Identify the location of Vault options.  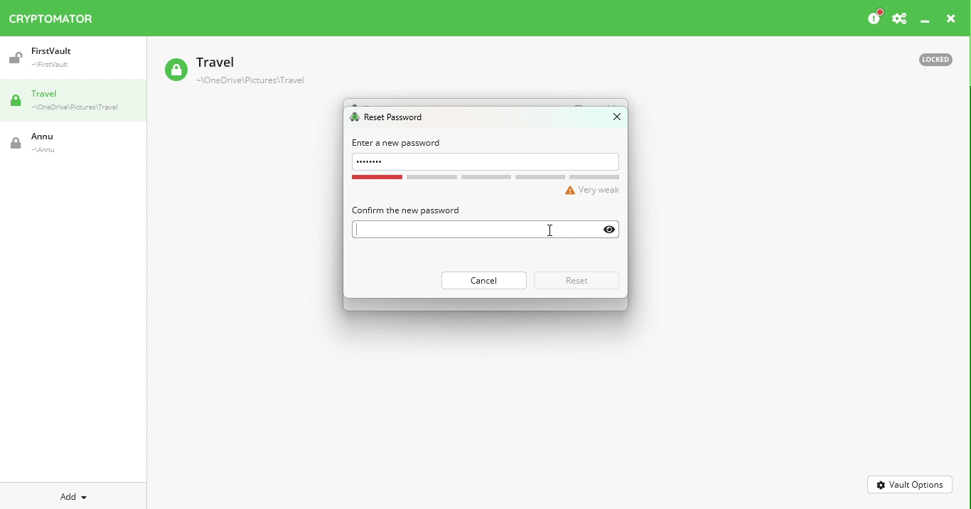
(911, 483).